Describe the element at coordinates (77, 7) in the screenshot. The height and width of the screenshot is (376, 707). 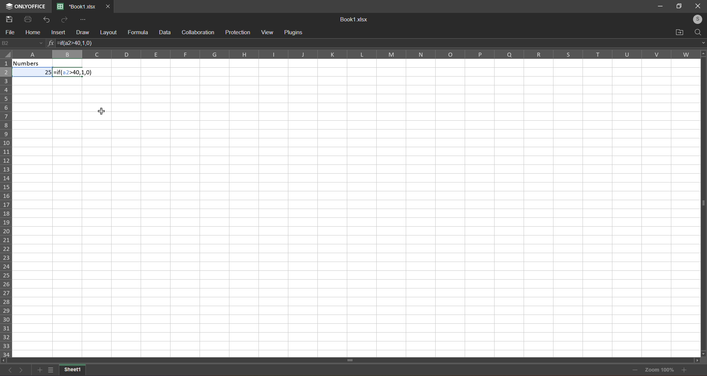
I see `current tab` at that location.